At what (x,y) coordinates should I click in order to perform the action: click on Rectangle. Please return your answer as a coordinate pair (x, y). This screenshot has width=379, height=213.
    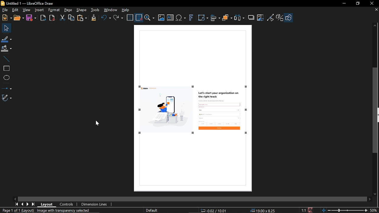
    Looking at the image, I should click on (5, 67).